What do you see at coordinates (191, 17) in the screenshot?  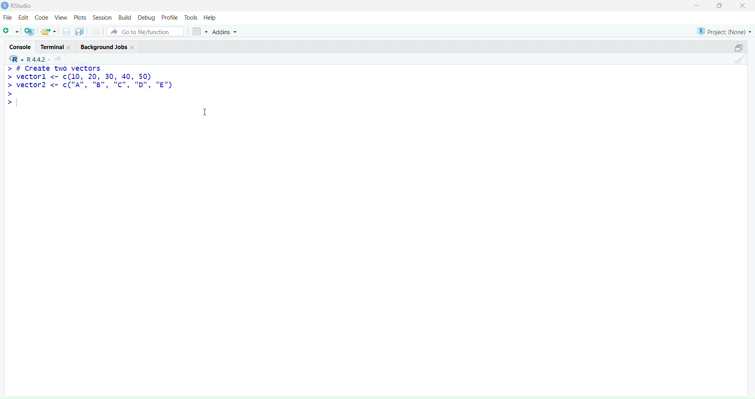 I see `Tools` at bounding box center [191, 17].